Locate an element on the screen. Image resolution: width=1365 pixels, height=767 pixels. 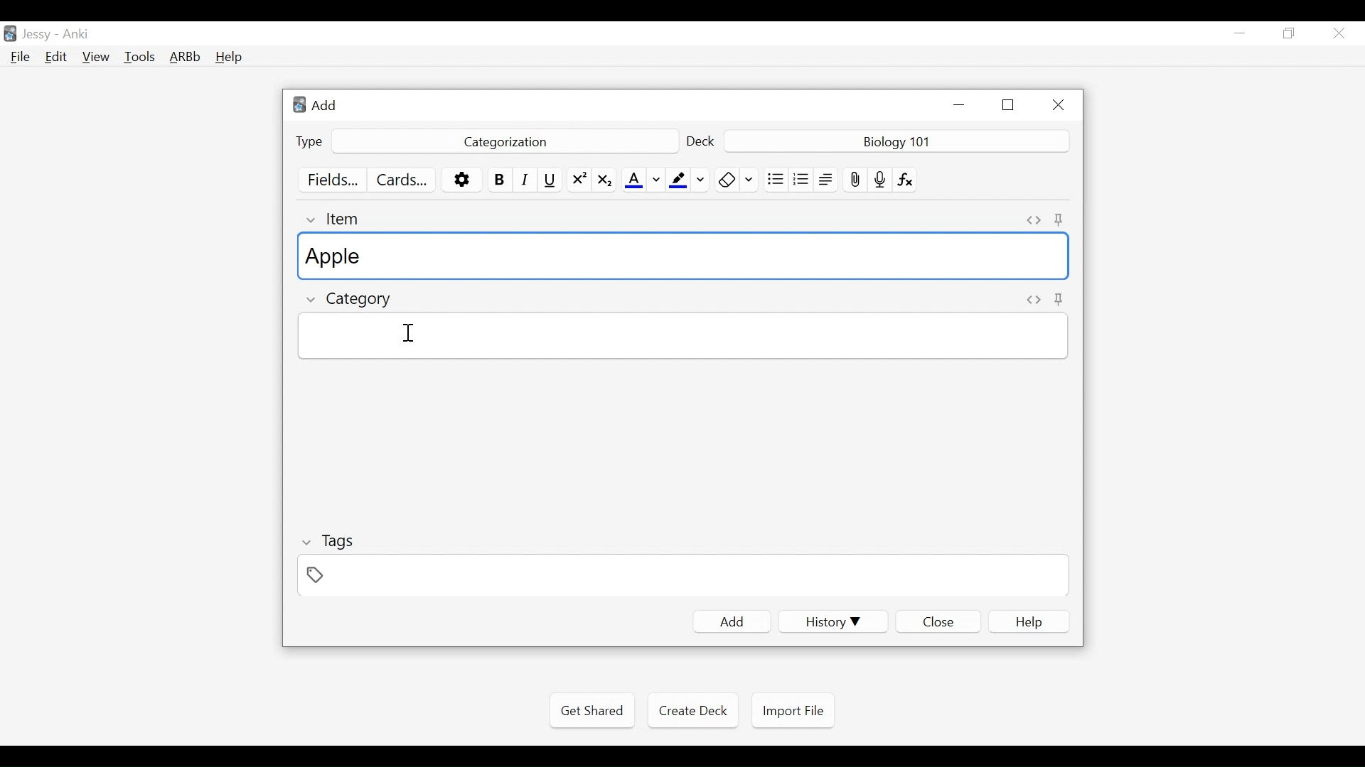
Get Shared is located at coordinates (591, 711).